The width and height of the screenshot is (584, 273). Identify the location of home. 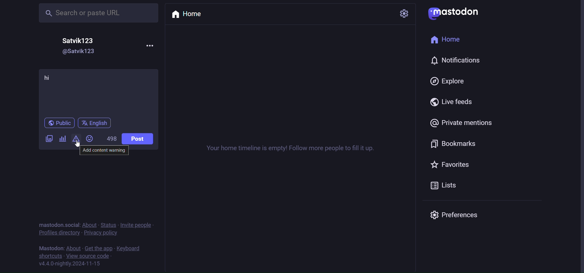
(191, 14).